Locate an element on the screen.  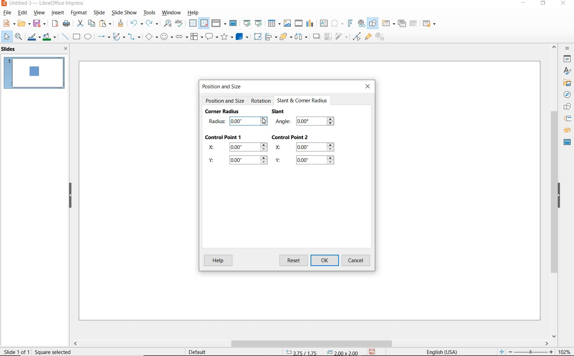
format is located at coordinates (80, 13).